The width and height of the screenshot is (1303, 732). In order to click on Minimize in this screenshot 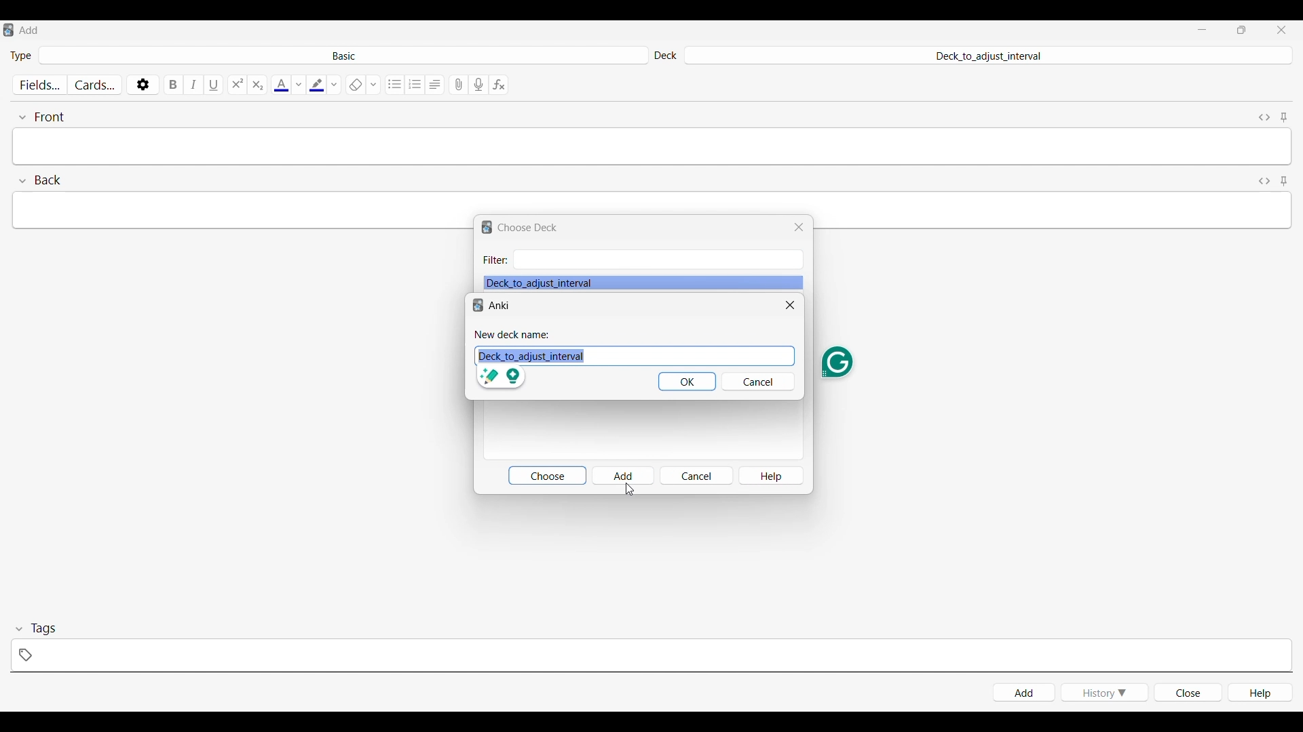, I will do `click(1202, 30)`.